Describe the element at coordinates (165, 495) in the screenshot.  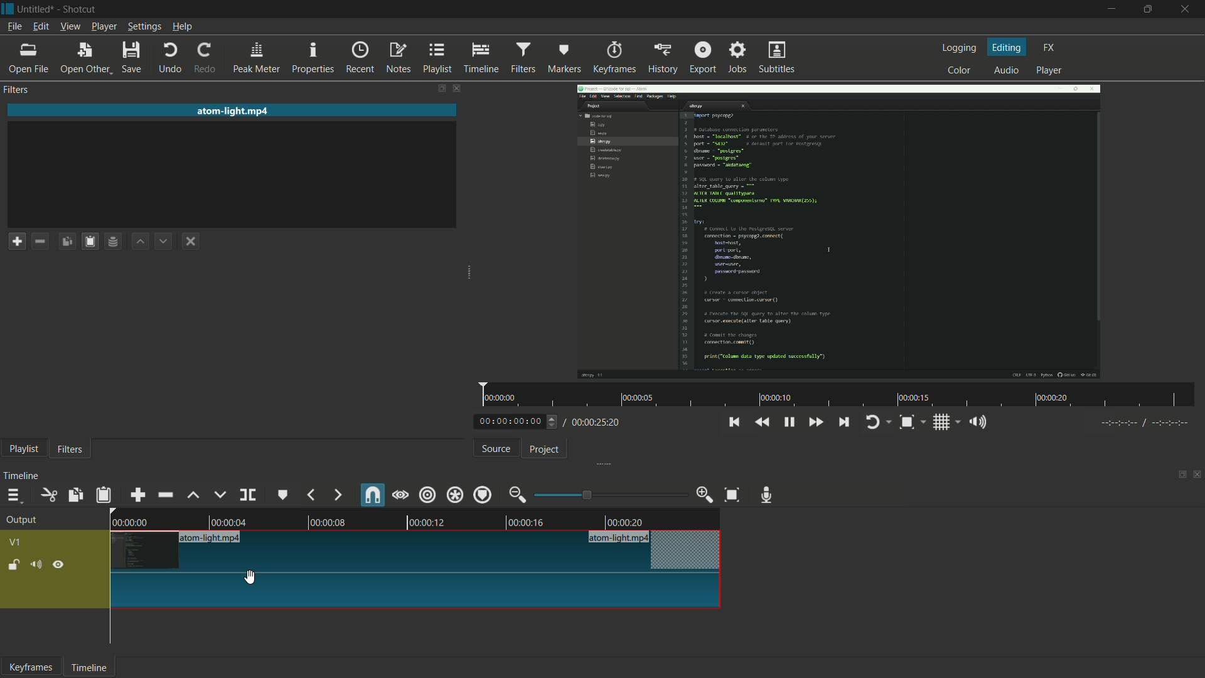
I see `delete ripple` at that location.